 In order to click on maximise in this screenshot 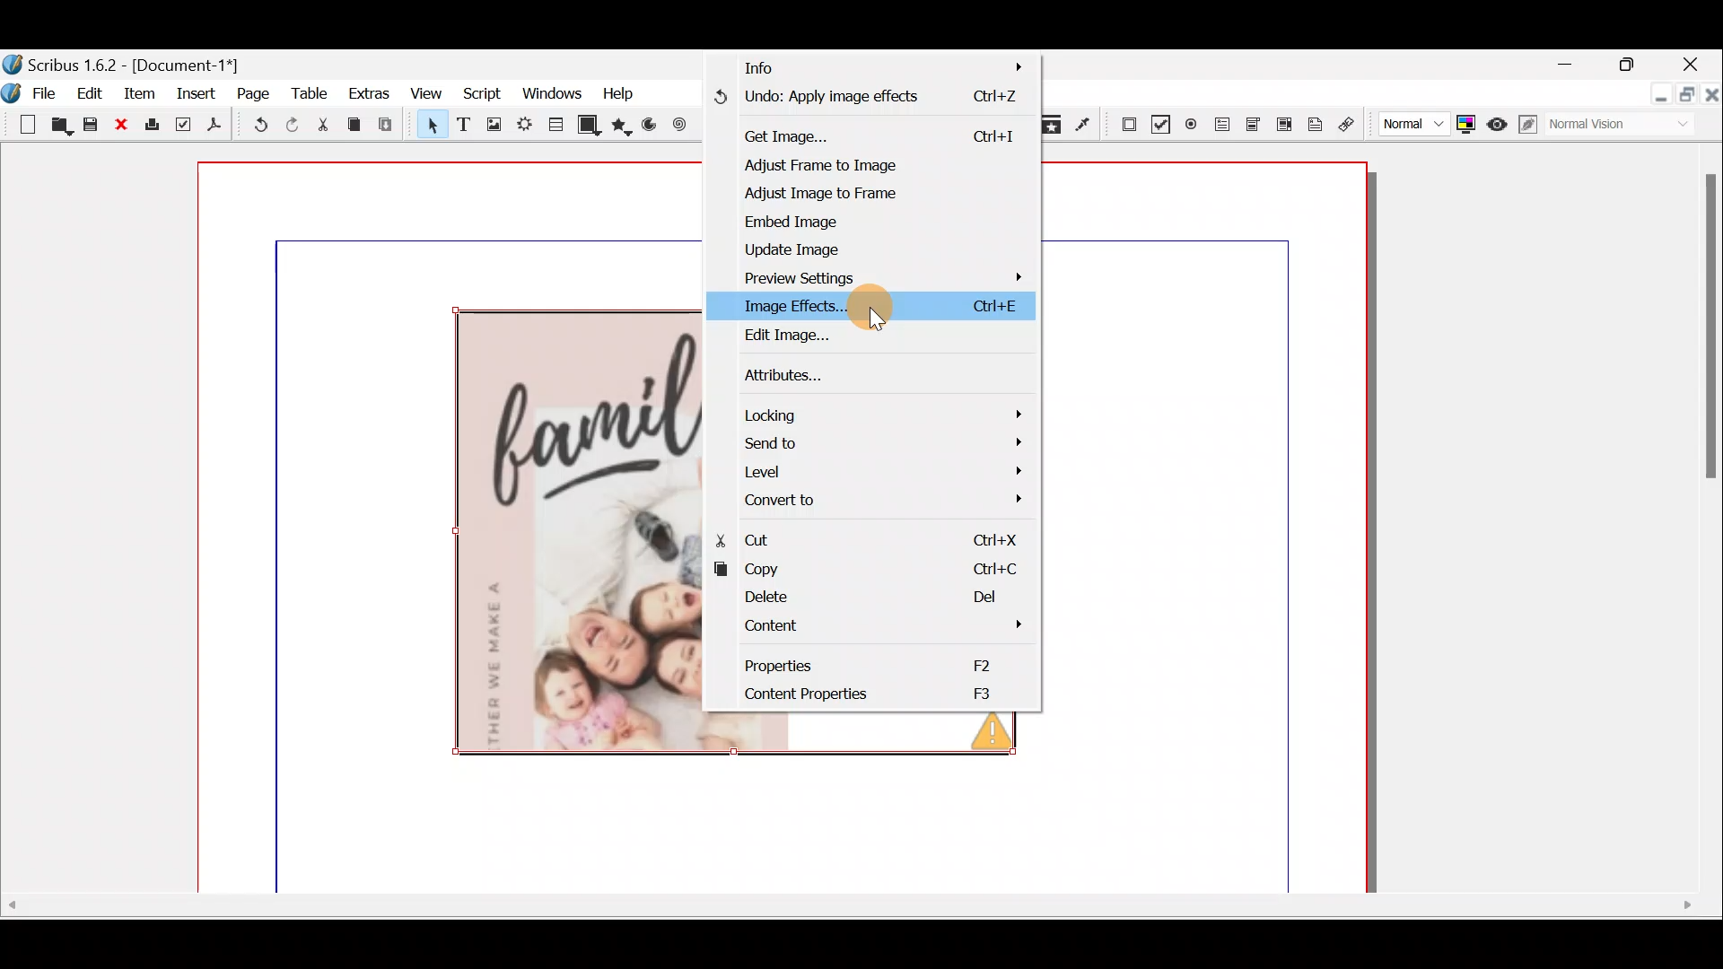, I will do `click(1632, 66)`.